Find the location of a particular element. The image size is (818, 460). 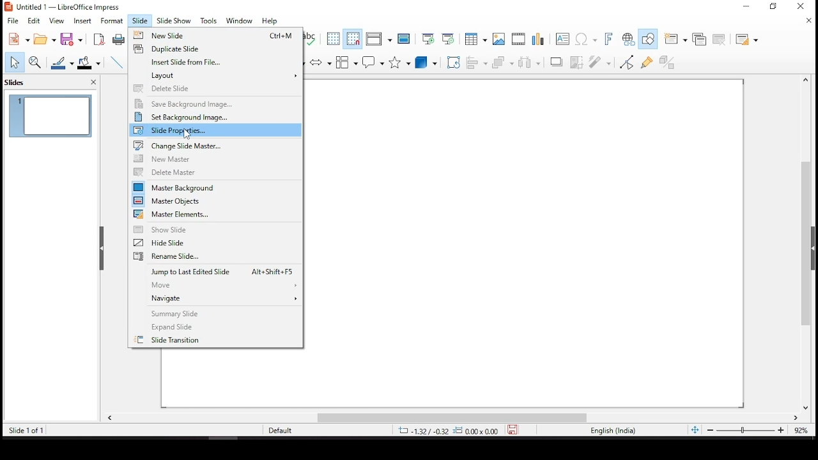

distribute is located at coordinates (529, 62).